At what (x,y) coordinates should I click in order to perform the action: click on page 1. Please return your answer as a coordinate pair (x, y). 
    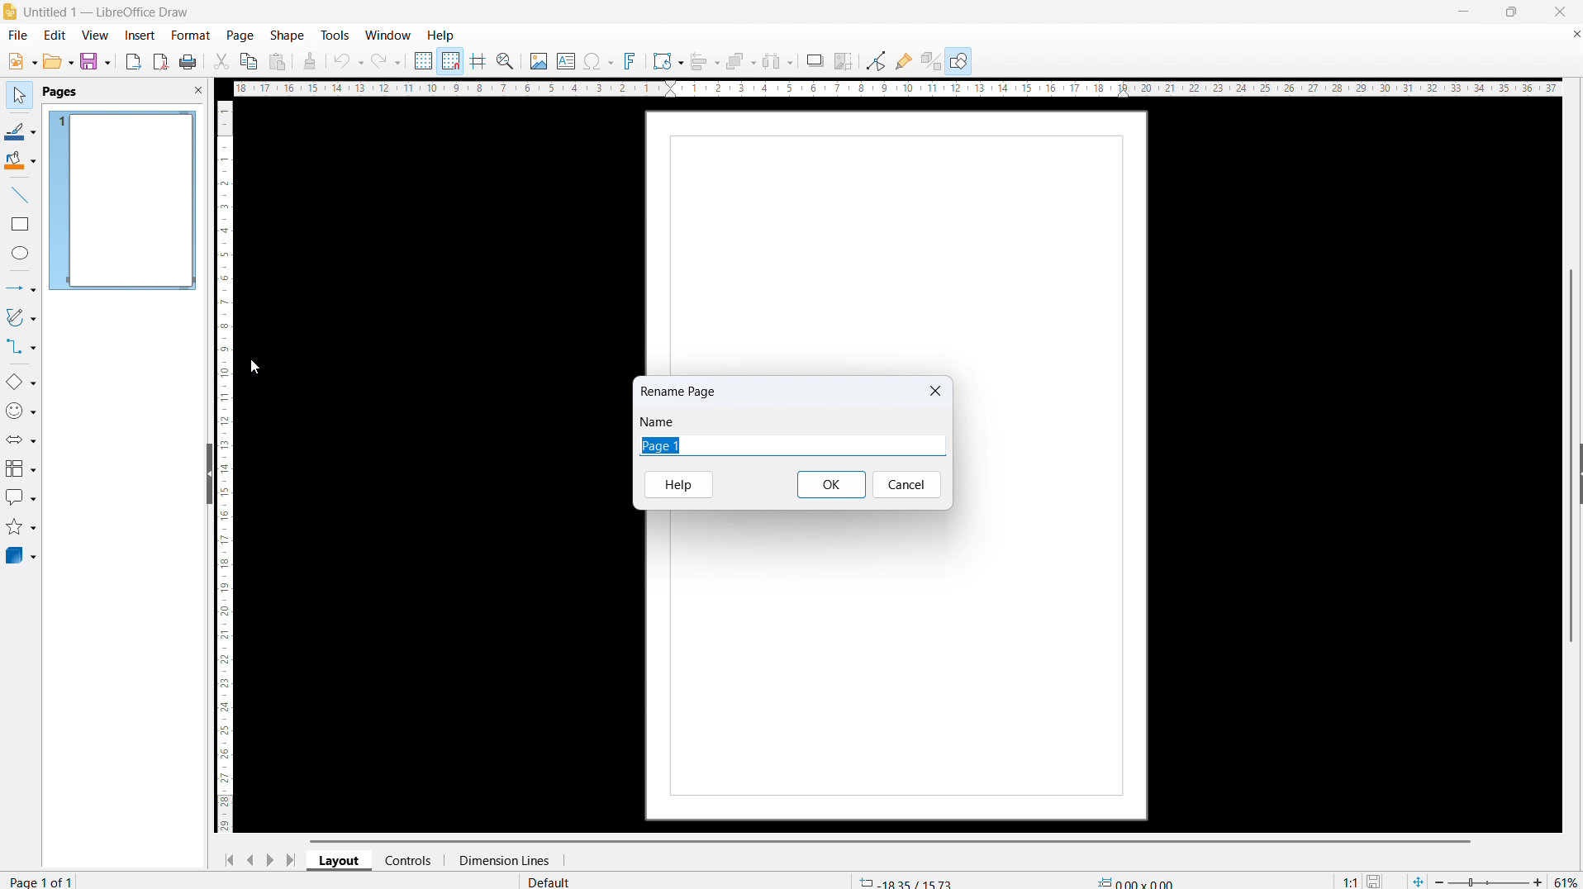
    Looking at the image, I should click on (125, 201).